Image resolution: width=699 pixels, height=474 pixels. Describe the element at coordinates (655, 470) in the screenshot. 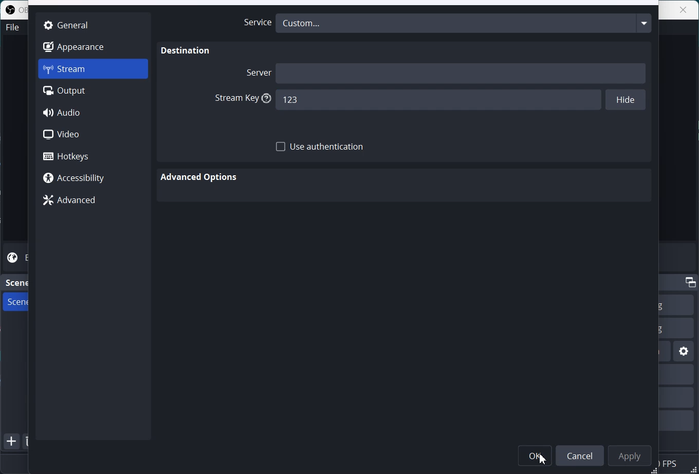

I see `Window adjuster` at that location.